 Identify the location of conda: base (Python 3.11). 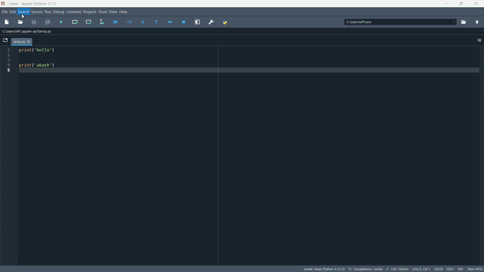
(323, 269).